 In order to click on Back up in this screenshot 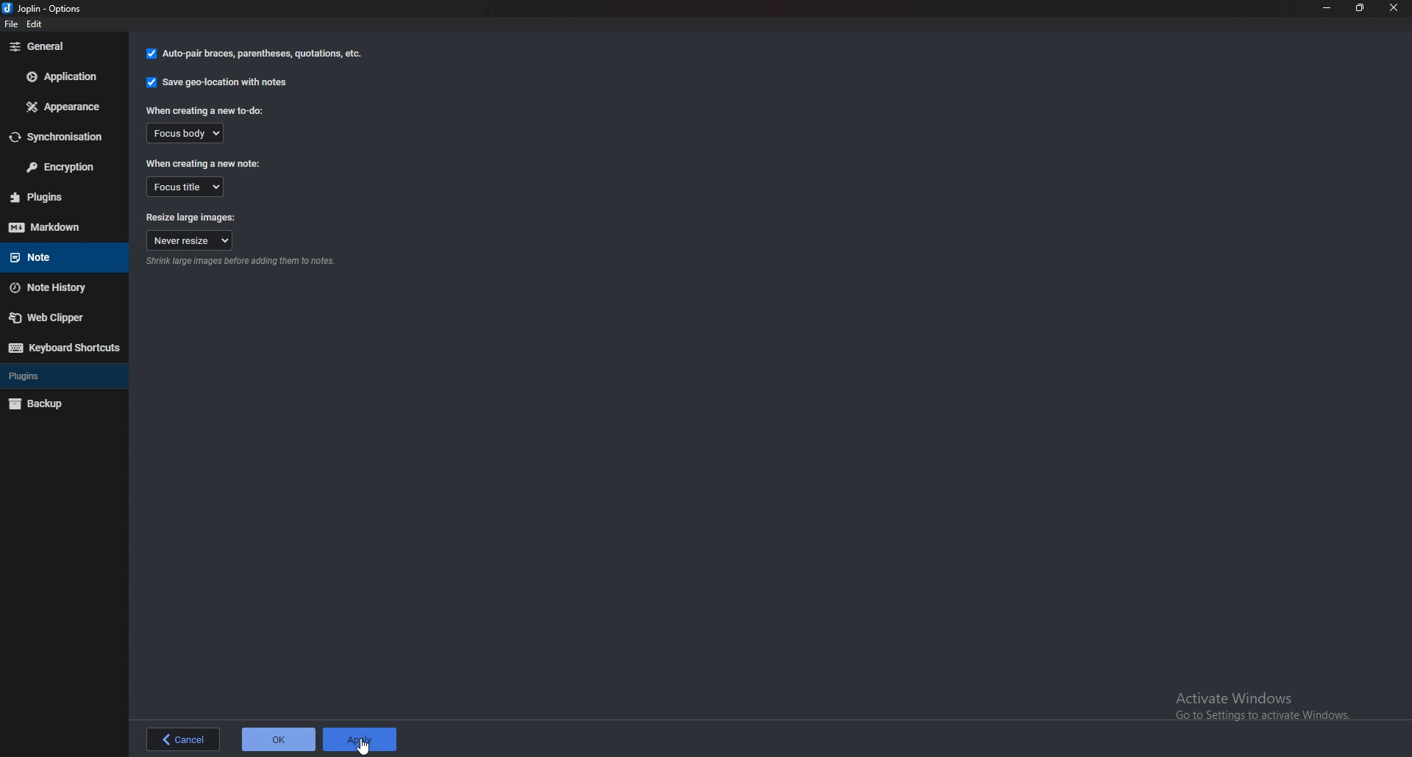, I will do `click(54, 403)`.